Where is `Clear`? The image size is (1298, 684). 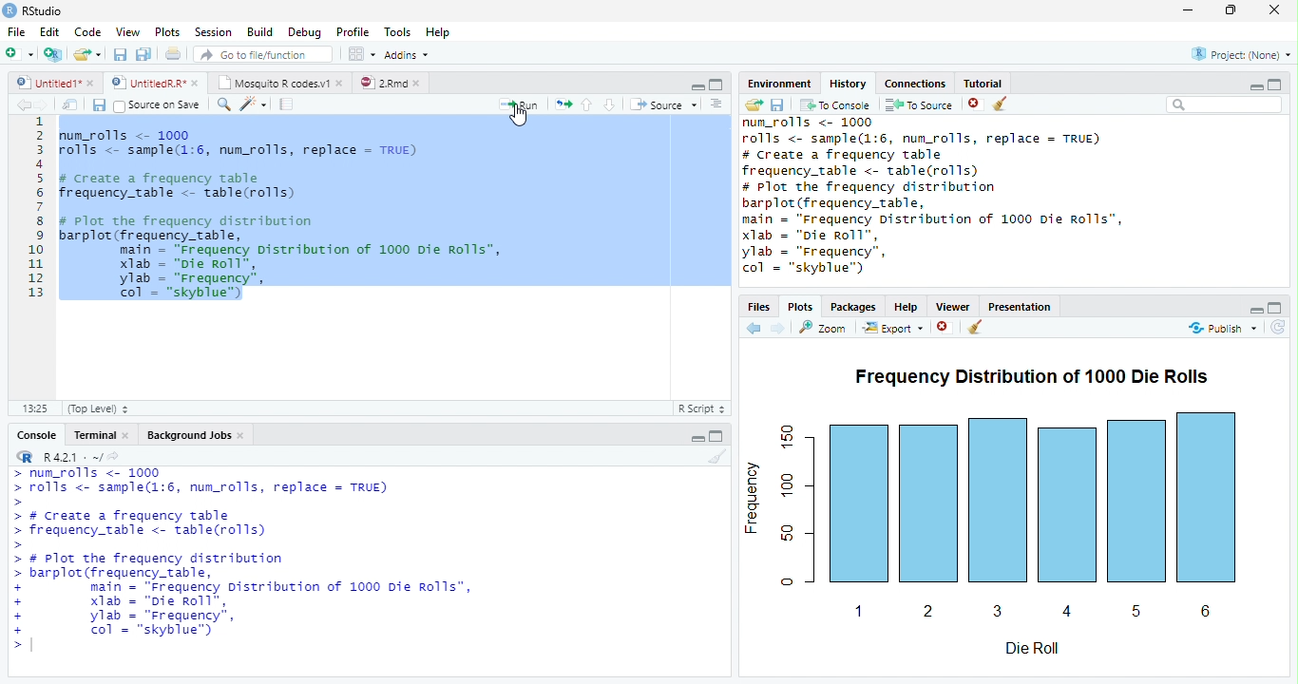 Clear is located at coordinates (1001, 104).